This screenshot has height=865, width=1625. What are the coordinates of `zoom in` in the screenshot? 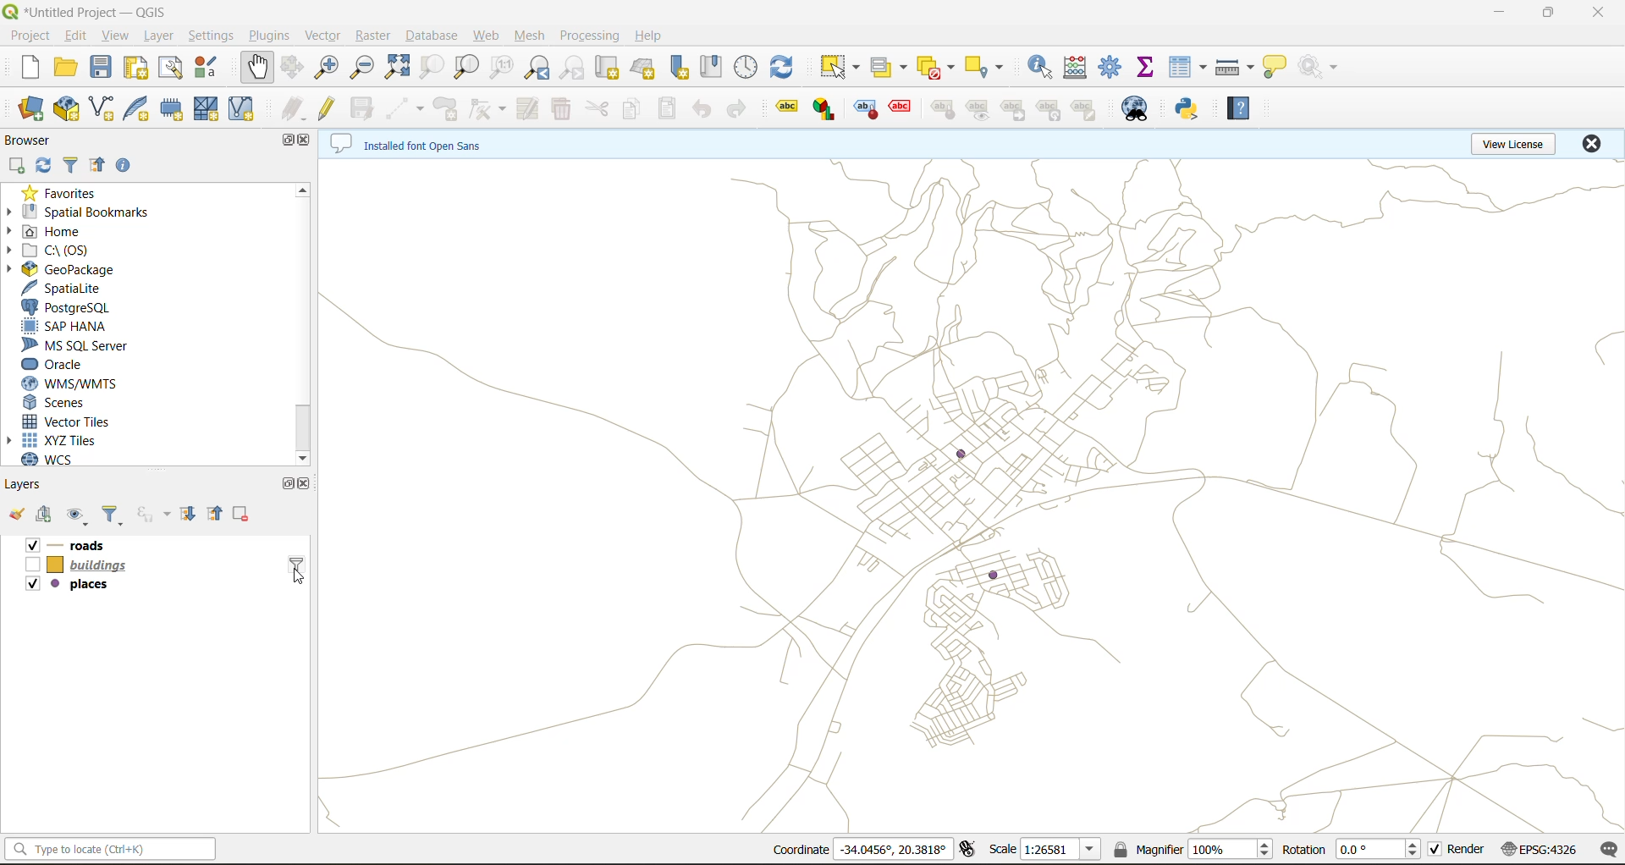 It's located at (325, 68).